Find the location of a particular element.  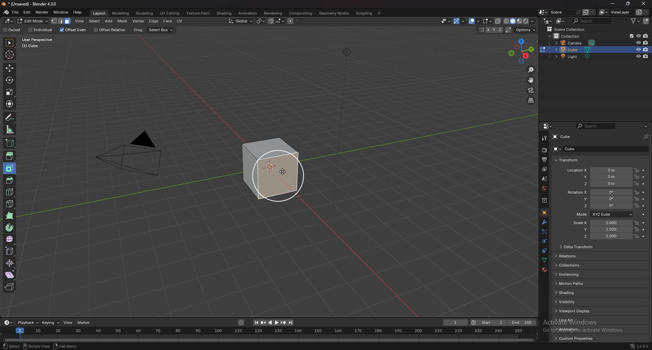

scene is located at coordinates (544, 178).